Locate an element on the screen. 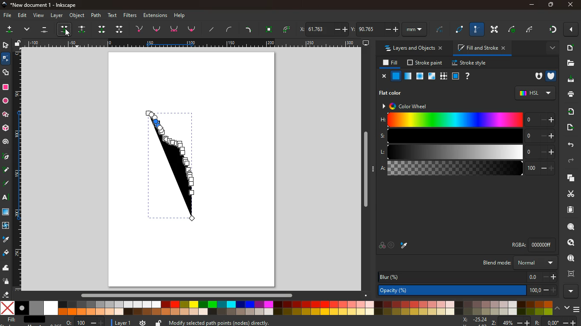  time is located at coordinates (143, 323).